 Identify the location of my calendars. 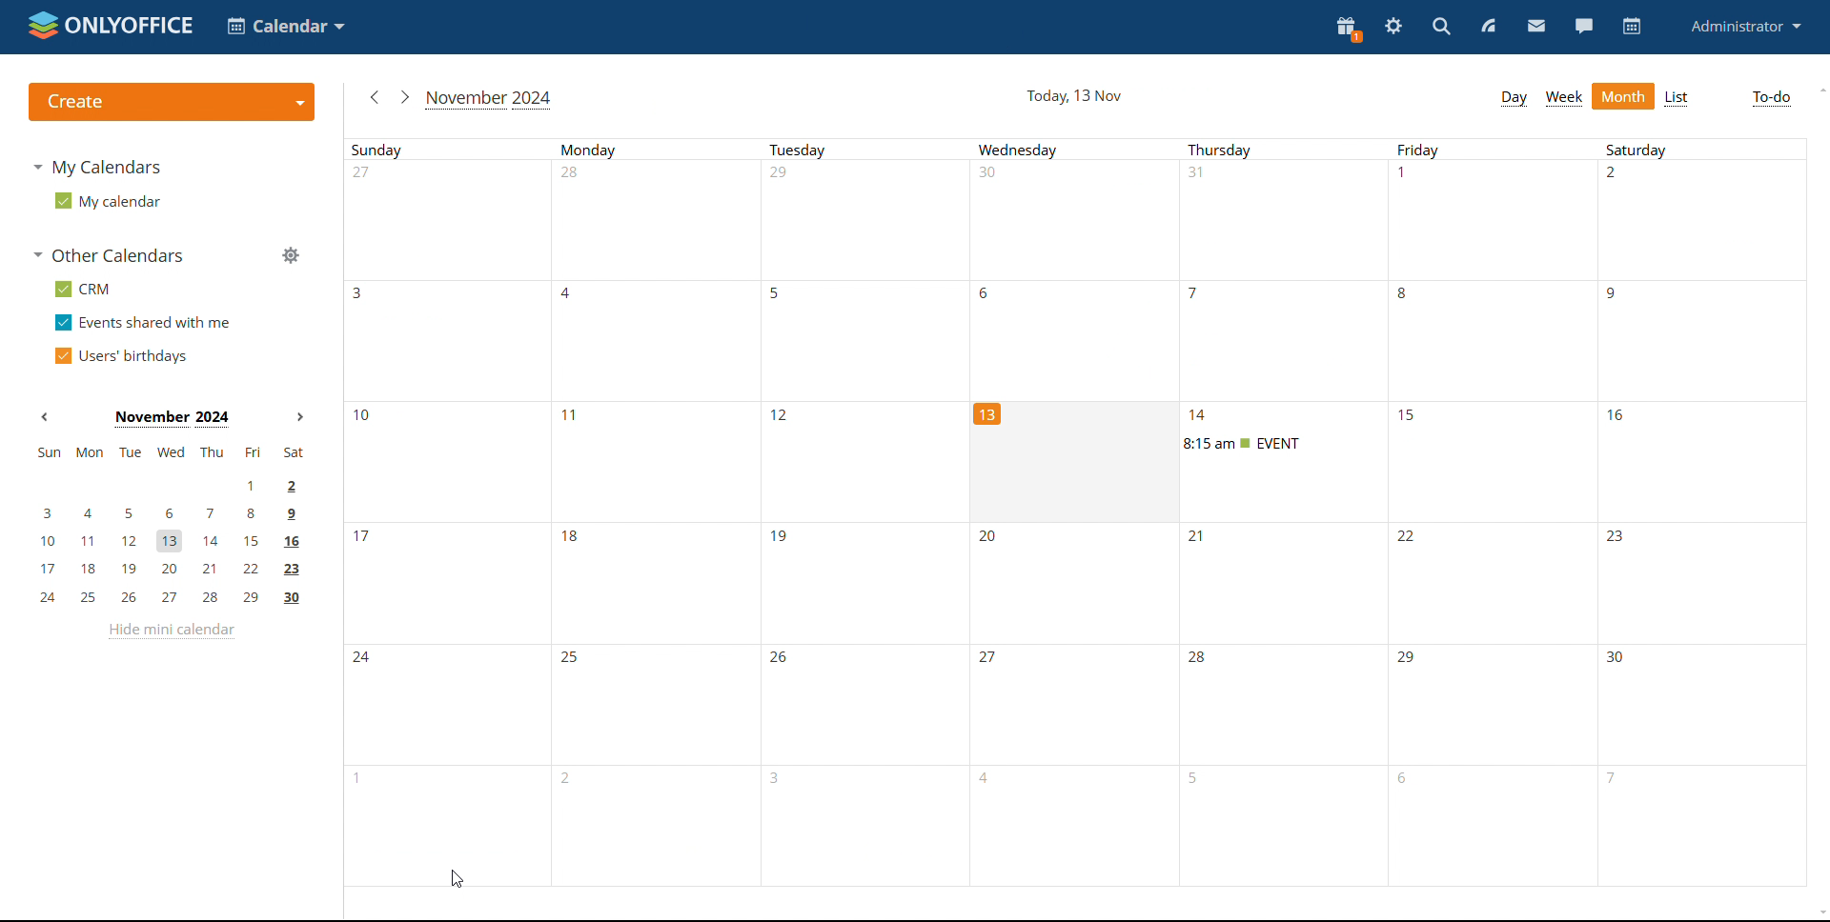
(100, 168).